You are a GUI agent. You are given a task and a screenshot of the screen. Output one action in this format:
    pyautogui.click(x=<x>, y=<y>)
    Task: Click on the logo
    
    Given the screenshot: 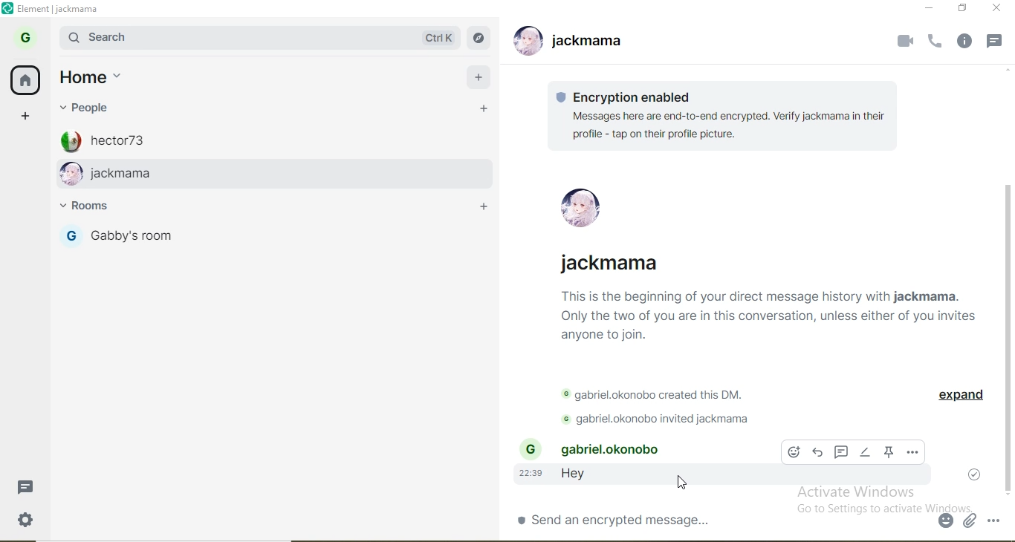 What is the action you would take?
    pyautogui.click(x=7, y=10)
    